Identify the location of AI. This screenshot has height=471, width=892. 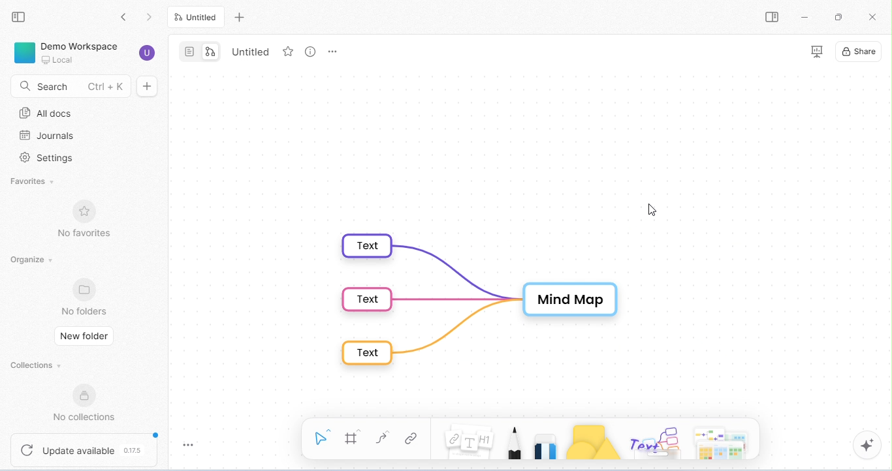
(867, 446).